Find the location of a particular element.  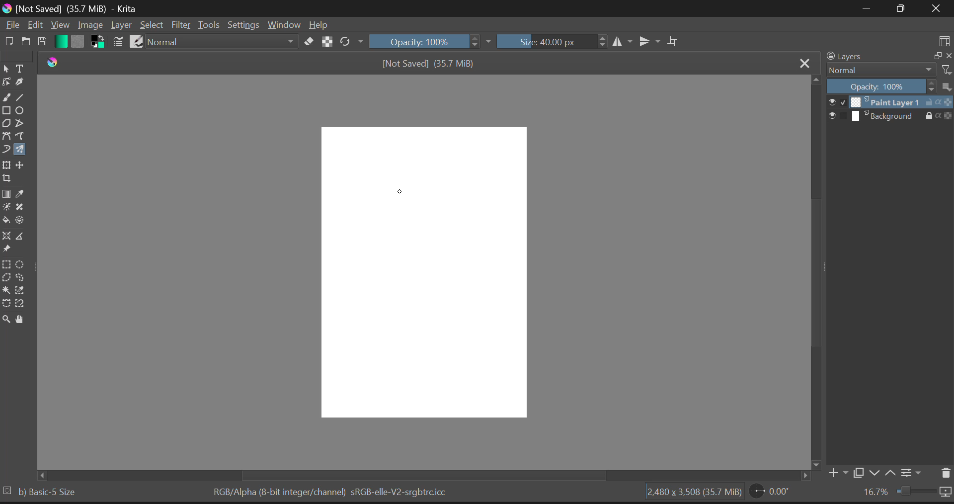

Edit is located at coordinates (35, 25).